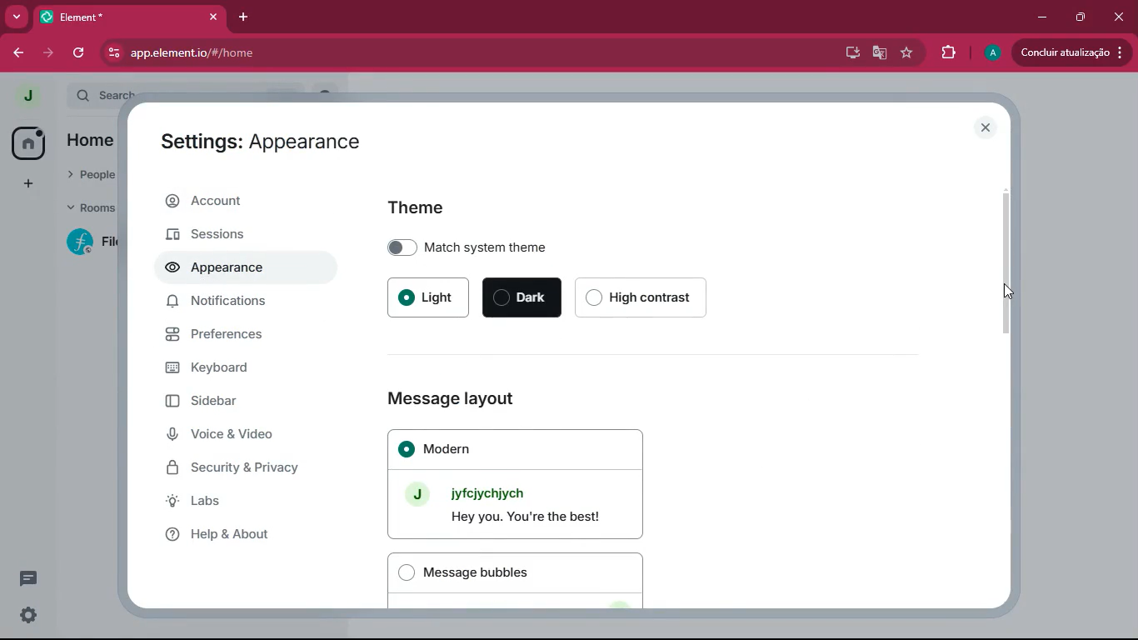  I want to click on Cursor, so click(1006, 290).